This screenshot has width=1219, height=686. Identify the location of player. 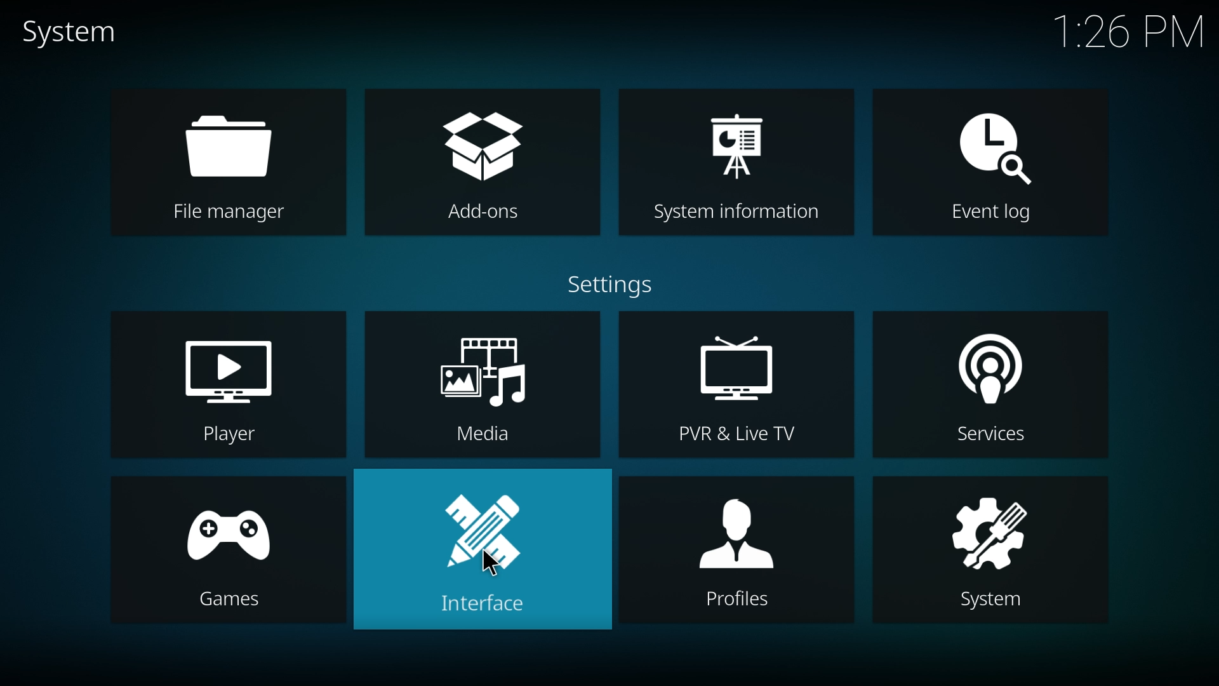
(226, 384).